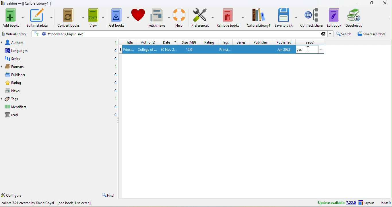 Image resolution: width=392 pixels, height=207 pixels. What do you see at coordinates (344, 34) in the screenshot?
I see `search` at bounding box center [344, 34].